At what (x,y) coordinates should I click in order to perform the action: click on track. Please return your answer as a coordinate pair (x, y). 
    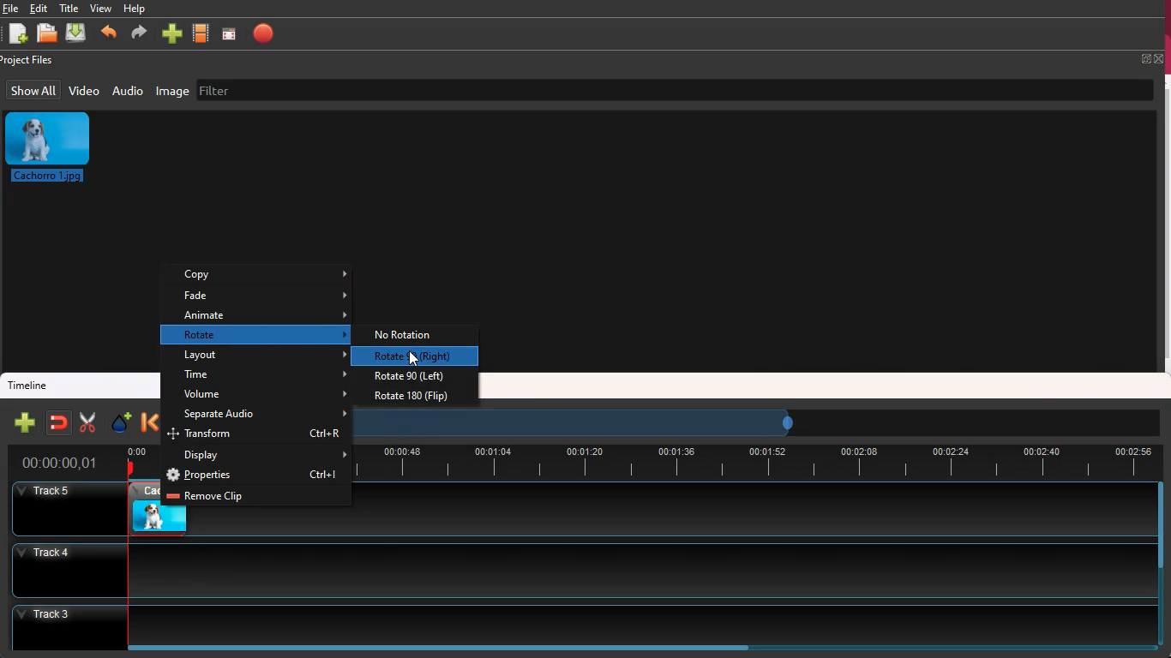
    Looking at the image, I should click on (749, 509).